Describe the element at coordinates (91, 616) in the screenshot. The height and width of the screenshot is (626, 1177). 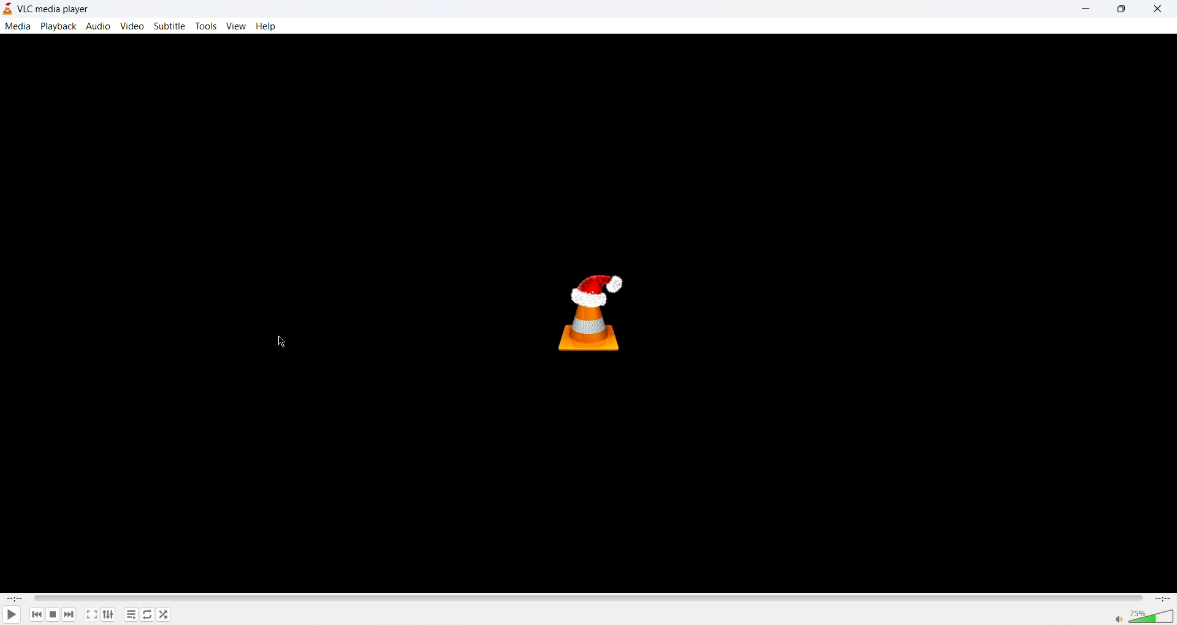
I see `fullscreen` at that location.